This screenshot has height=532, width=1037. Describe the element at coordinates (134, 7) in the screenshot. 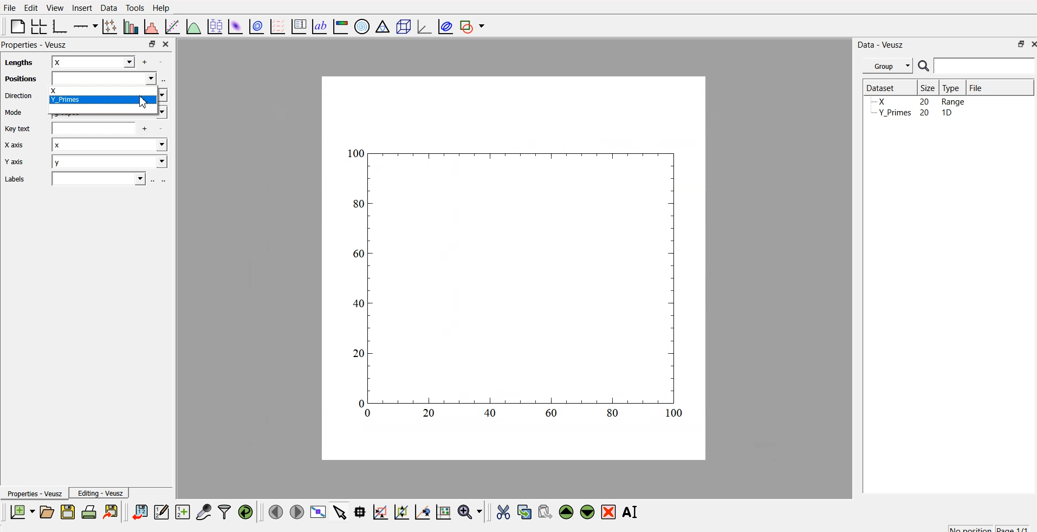

I see `Tools` at that location.